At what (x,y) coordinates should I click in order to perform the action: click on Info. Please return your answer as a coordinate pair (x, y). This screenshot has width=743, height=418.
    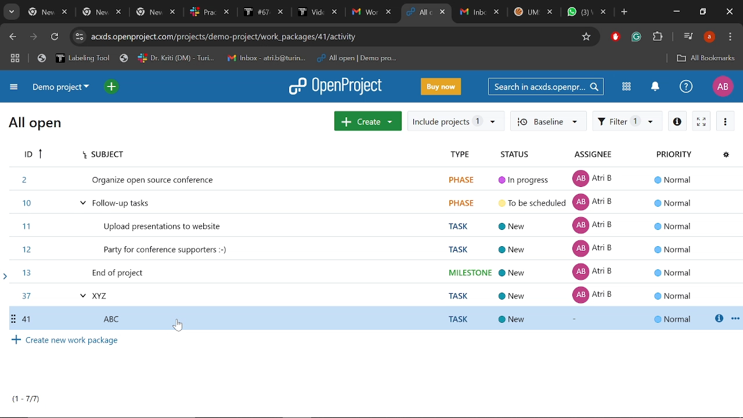
    Looking at the image, I should click on (677, 121).